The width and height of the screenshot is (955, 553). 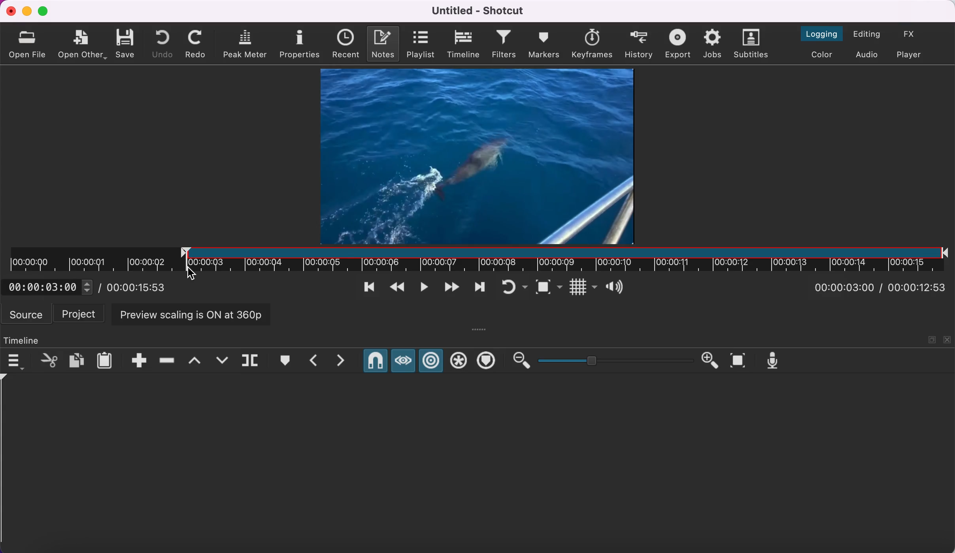 What do you see at coordinates (47, 359) in the screenshot?
I see `cut` at bounding box center [47, 359].